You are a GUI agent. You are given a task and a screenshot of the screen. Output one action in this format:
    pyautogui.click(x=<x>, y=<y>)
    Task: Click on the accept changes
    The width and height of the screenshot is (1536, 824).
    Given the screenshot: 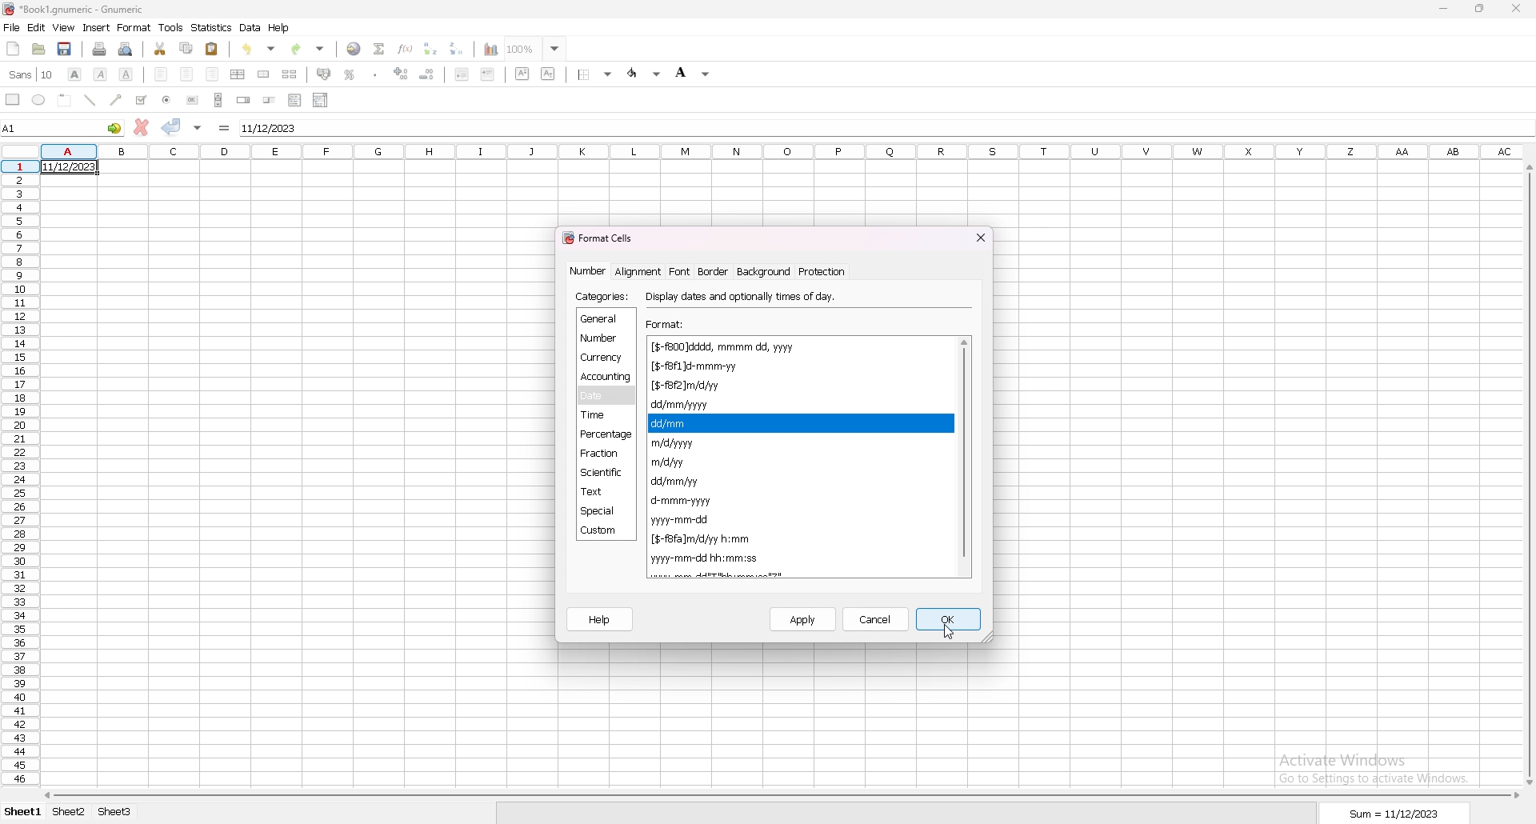 What is the action you would take?
    pyautogui.click(x=170, y=126)
    